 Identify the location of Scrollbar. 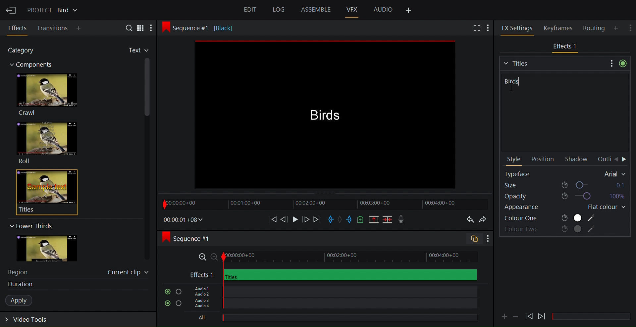
(594, 317).